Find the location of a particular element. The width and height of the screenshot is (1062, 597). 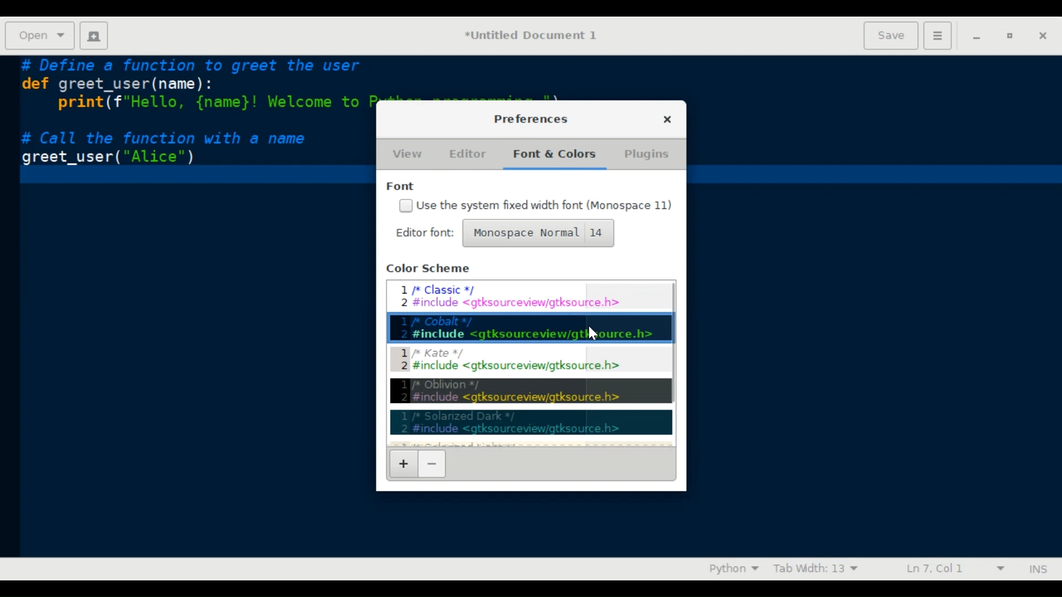

Font  is located at coordinates (404, 185).